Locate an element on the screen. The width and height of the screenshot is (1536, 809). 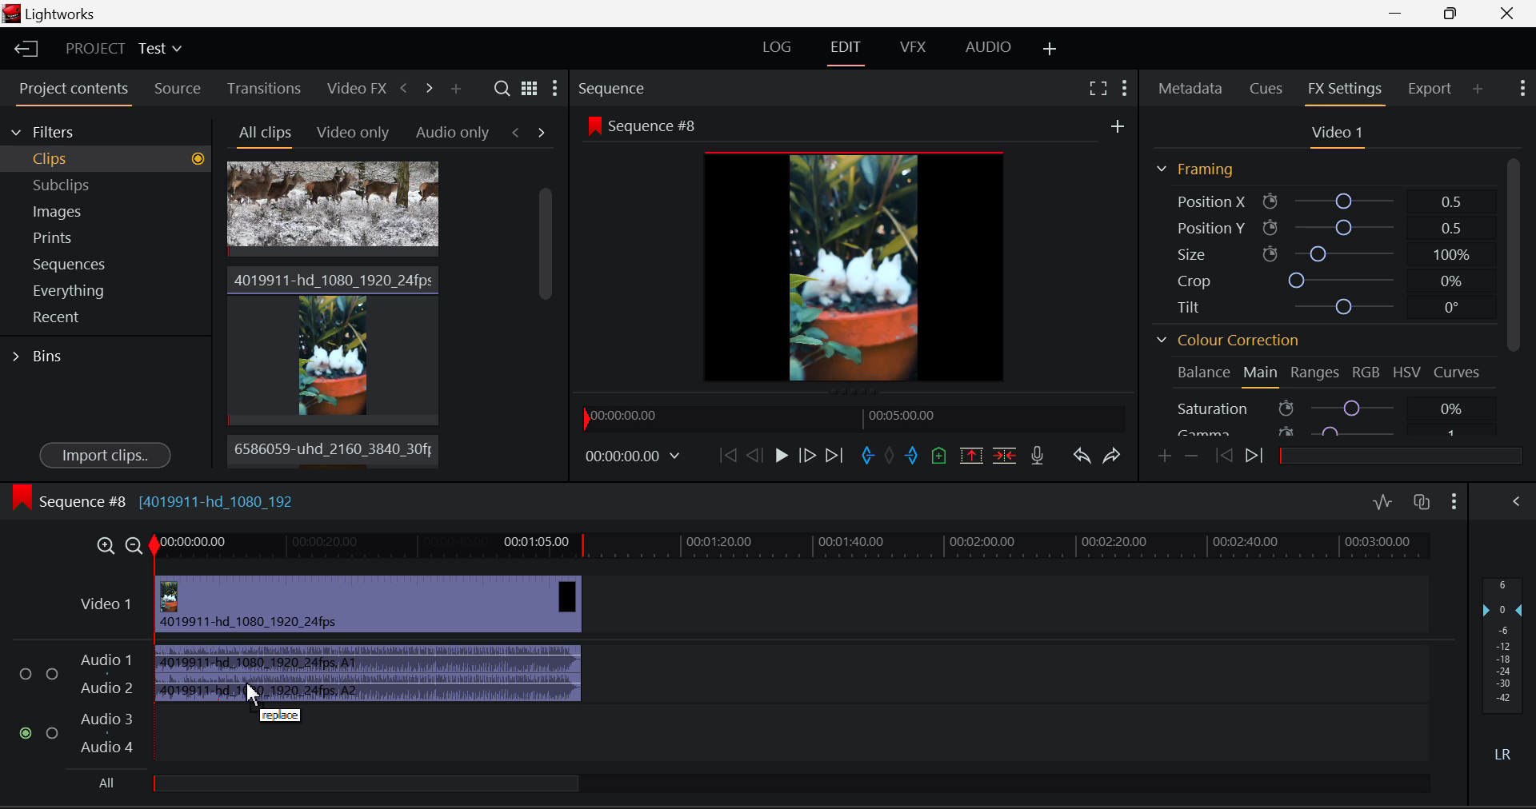
Toggle between list and title view is located at coordinates (530, 87).